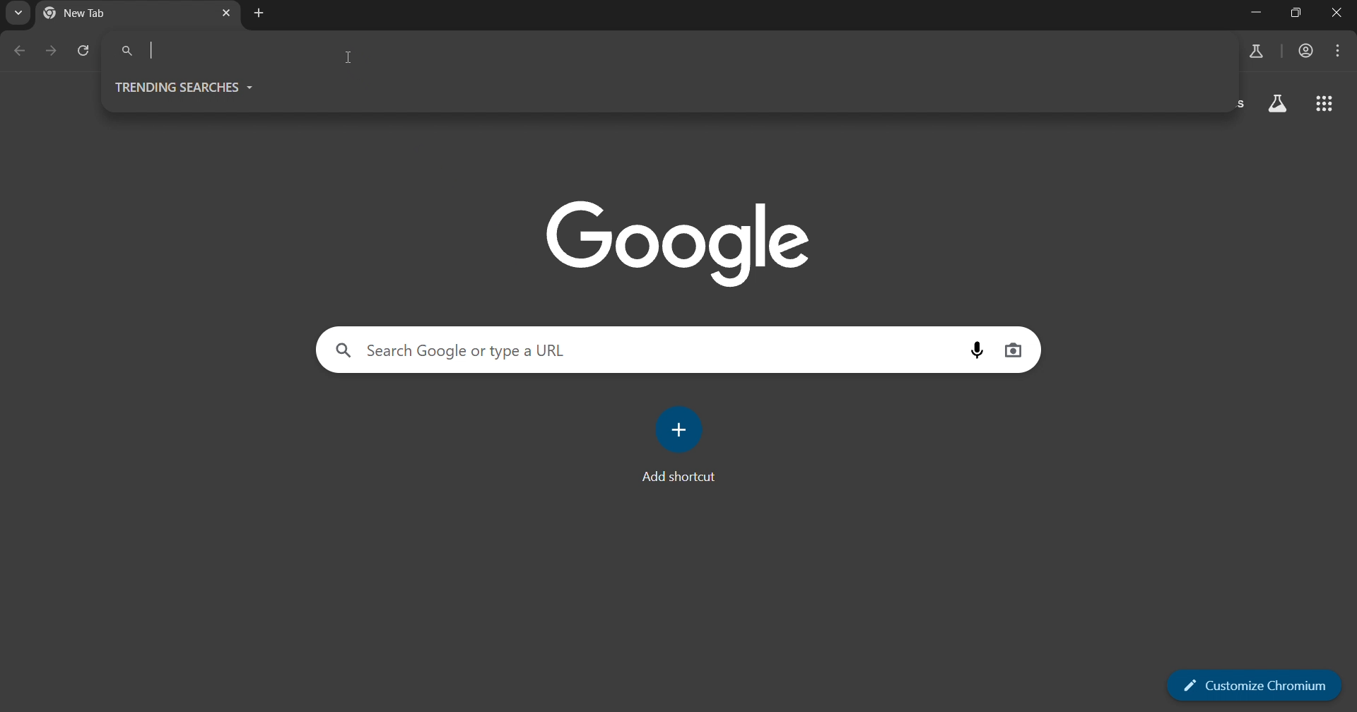 The image size is (1357, 712). What do you see at coordinates (1307, 52) in the screenshot?
I see `account` at bounding box center [1307, 52].